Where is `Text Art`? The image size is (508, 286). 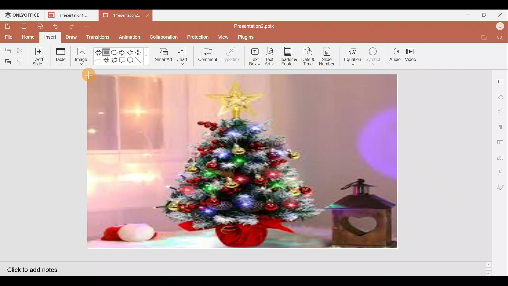
Text Art is located at coordinates (270, 56).